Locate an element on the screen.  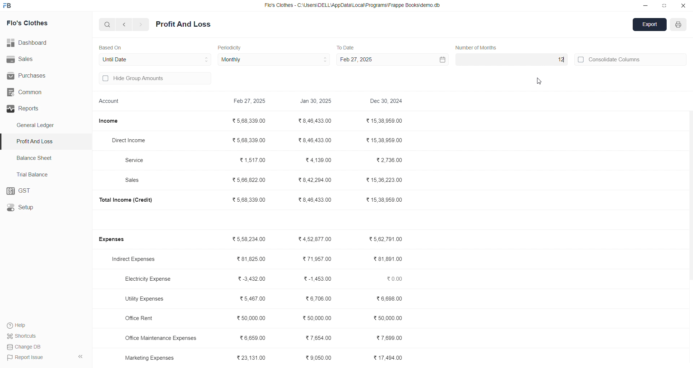
Balance Sheet is located at coordinates (35, 157).